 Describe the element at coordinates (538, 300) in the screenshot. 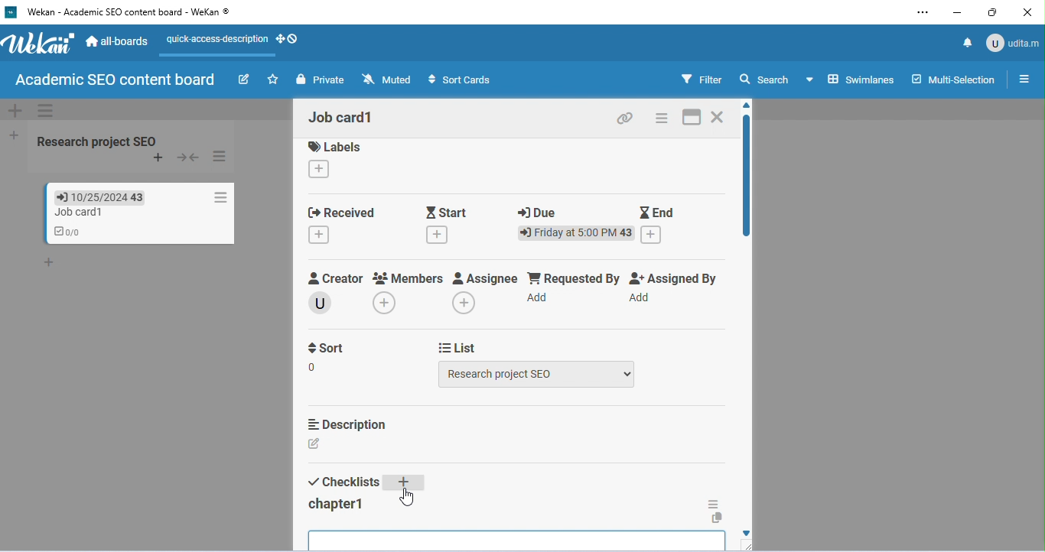

I see `add requester` at that location.